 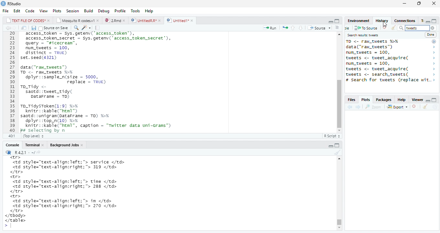 What do you see at coordinates (301, 28) in the screenshot?
I see `up/down source` at bounding box center [301, 28].